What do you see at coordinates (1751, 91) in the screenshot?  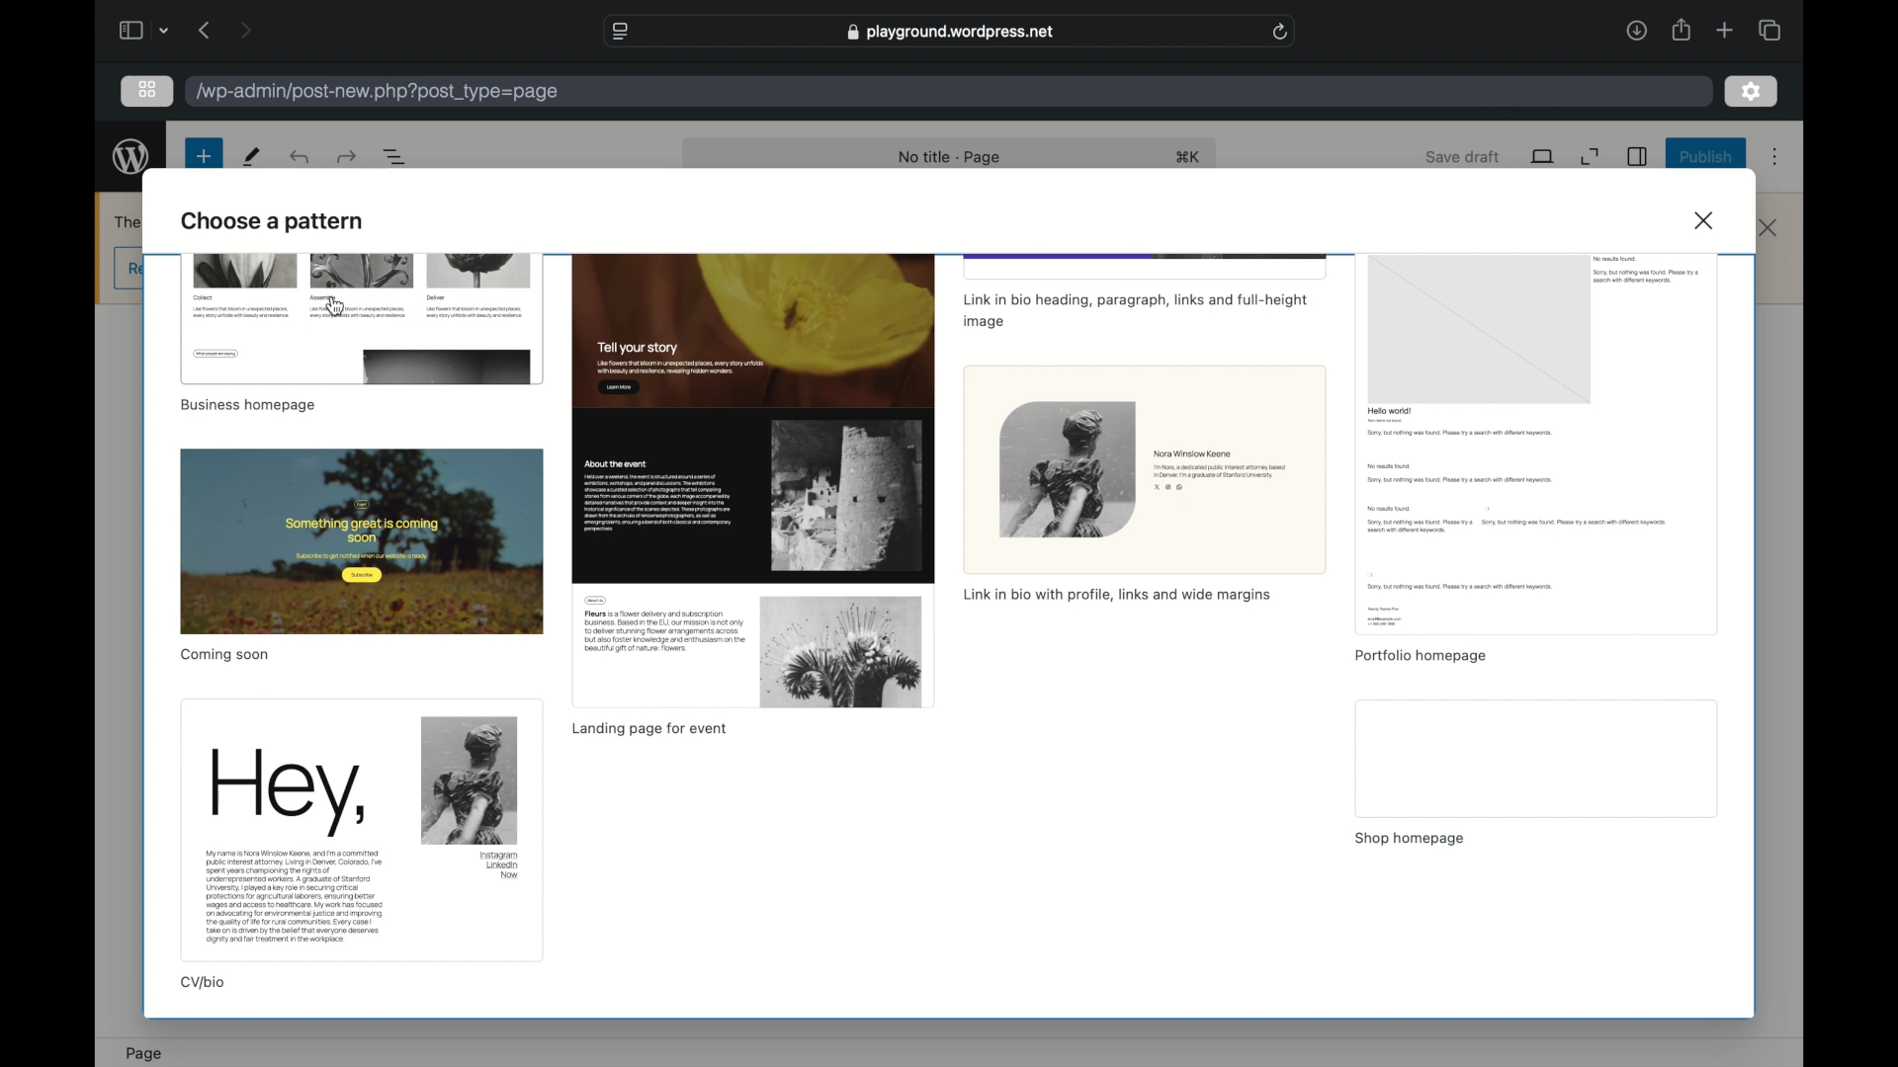 I see `settings` at bounding box center [1751, 91].